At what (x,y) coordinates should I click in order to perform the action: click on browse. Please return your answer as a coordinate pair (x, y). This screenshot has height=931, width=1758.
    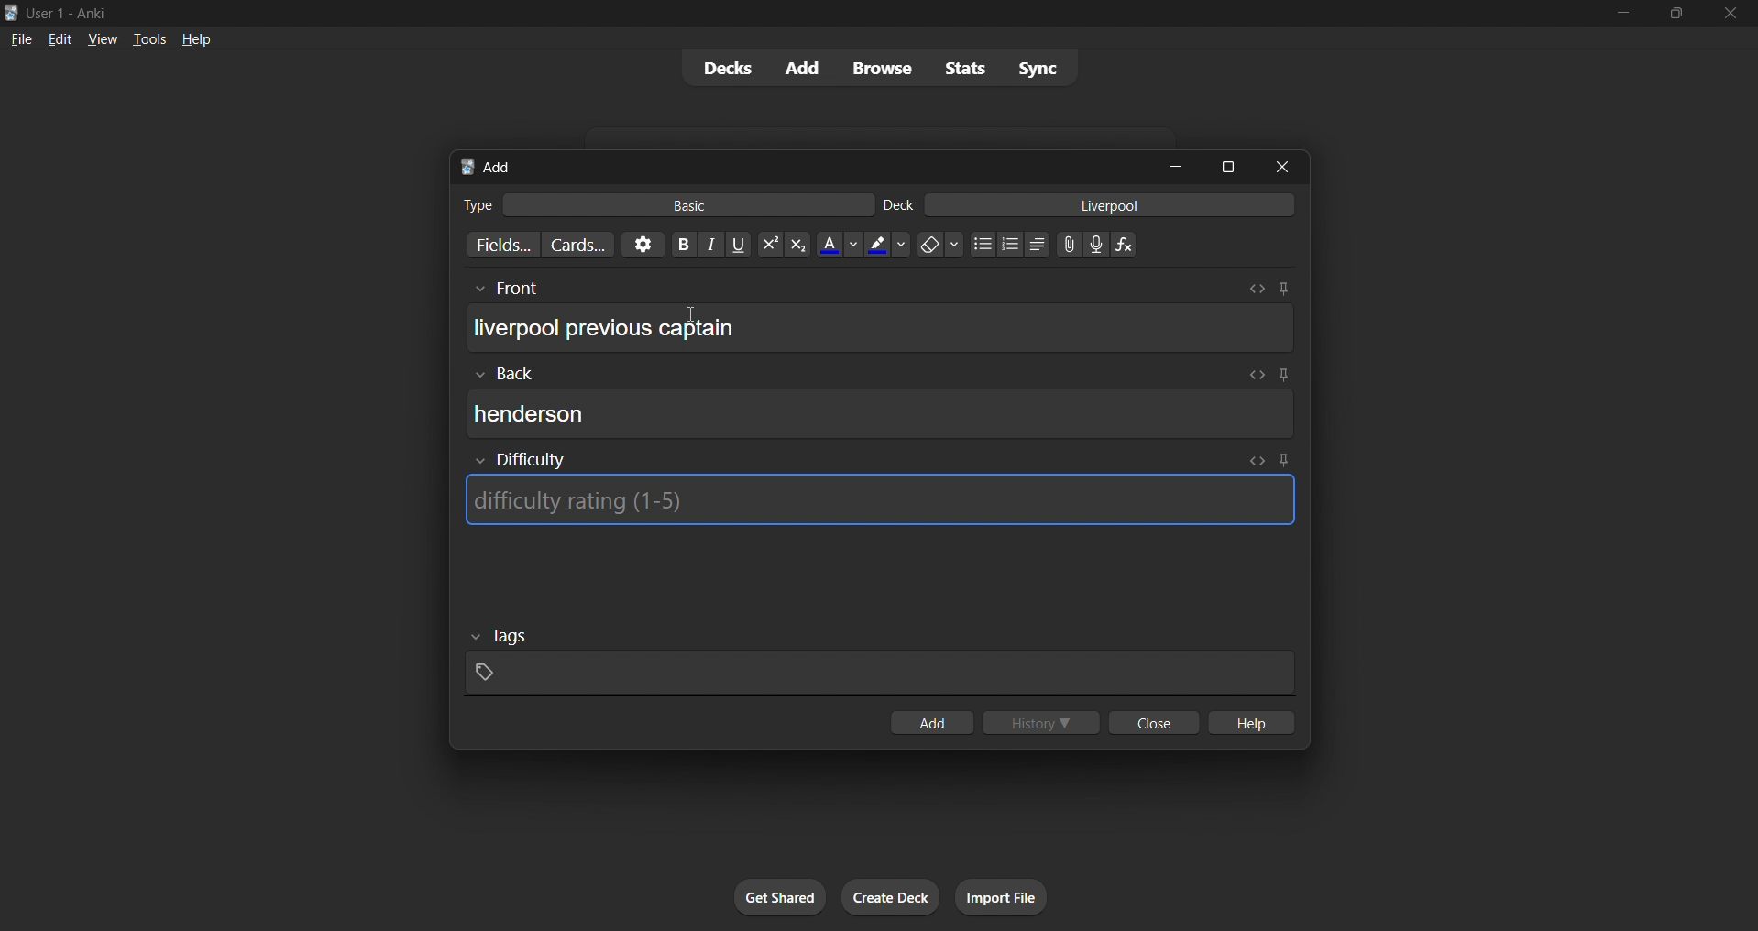
    Looking at the image, I should click on (878, 67).